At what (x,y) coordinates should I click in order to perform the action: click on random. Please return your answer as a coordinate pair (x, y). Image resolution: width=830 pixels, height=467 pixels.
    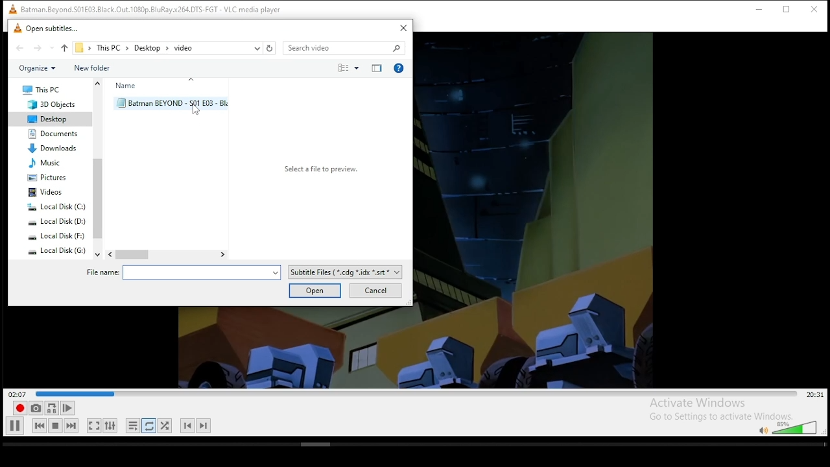
    Looking at the image, I should click on (165, 425).